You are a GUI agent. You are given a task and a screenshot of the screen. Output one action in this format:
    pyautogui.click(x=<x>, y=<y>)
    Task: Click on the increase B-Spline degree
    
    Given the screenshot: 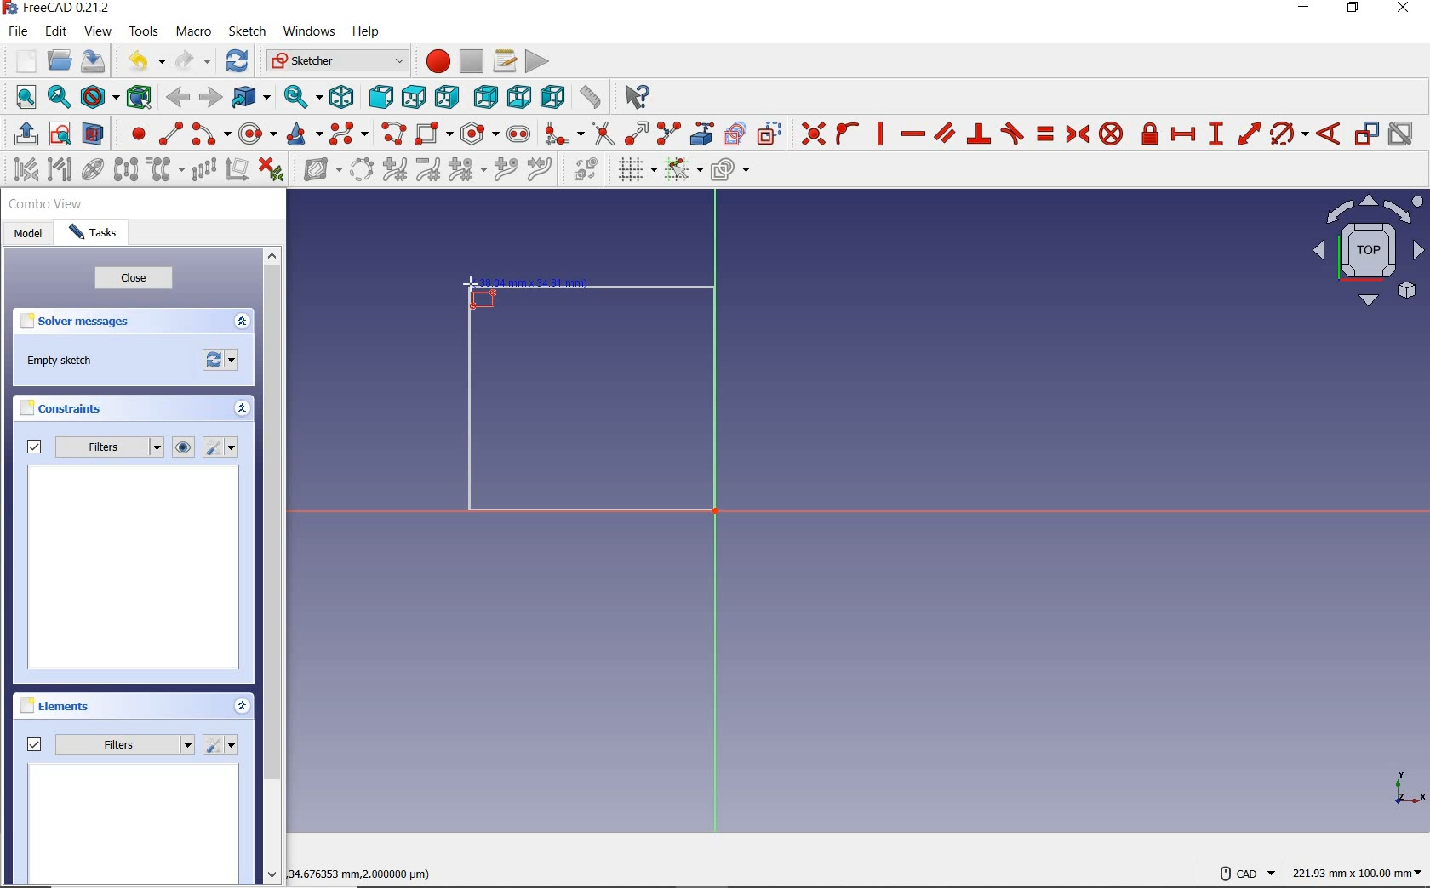 What is the action you would take?
    pyautogui.click(x=503, y=171)
    